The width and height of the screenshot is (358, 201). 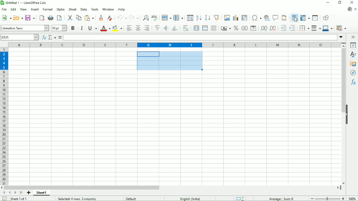 I want to click on Cursor, so click(x=296, y=20).